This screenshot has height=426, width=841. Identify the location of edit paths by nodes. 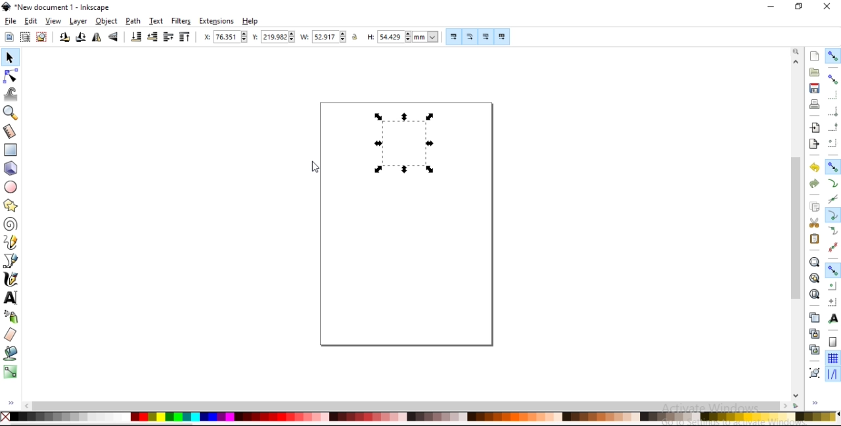
(12, 76).